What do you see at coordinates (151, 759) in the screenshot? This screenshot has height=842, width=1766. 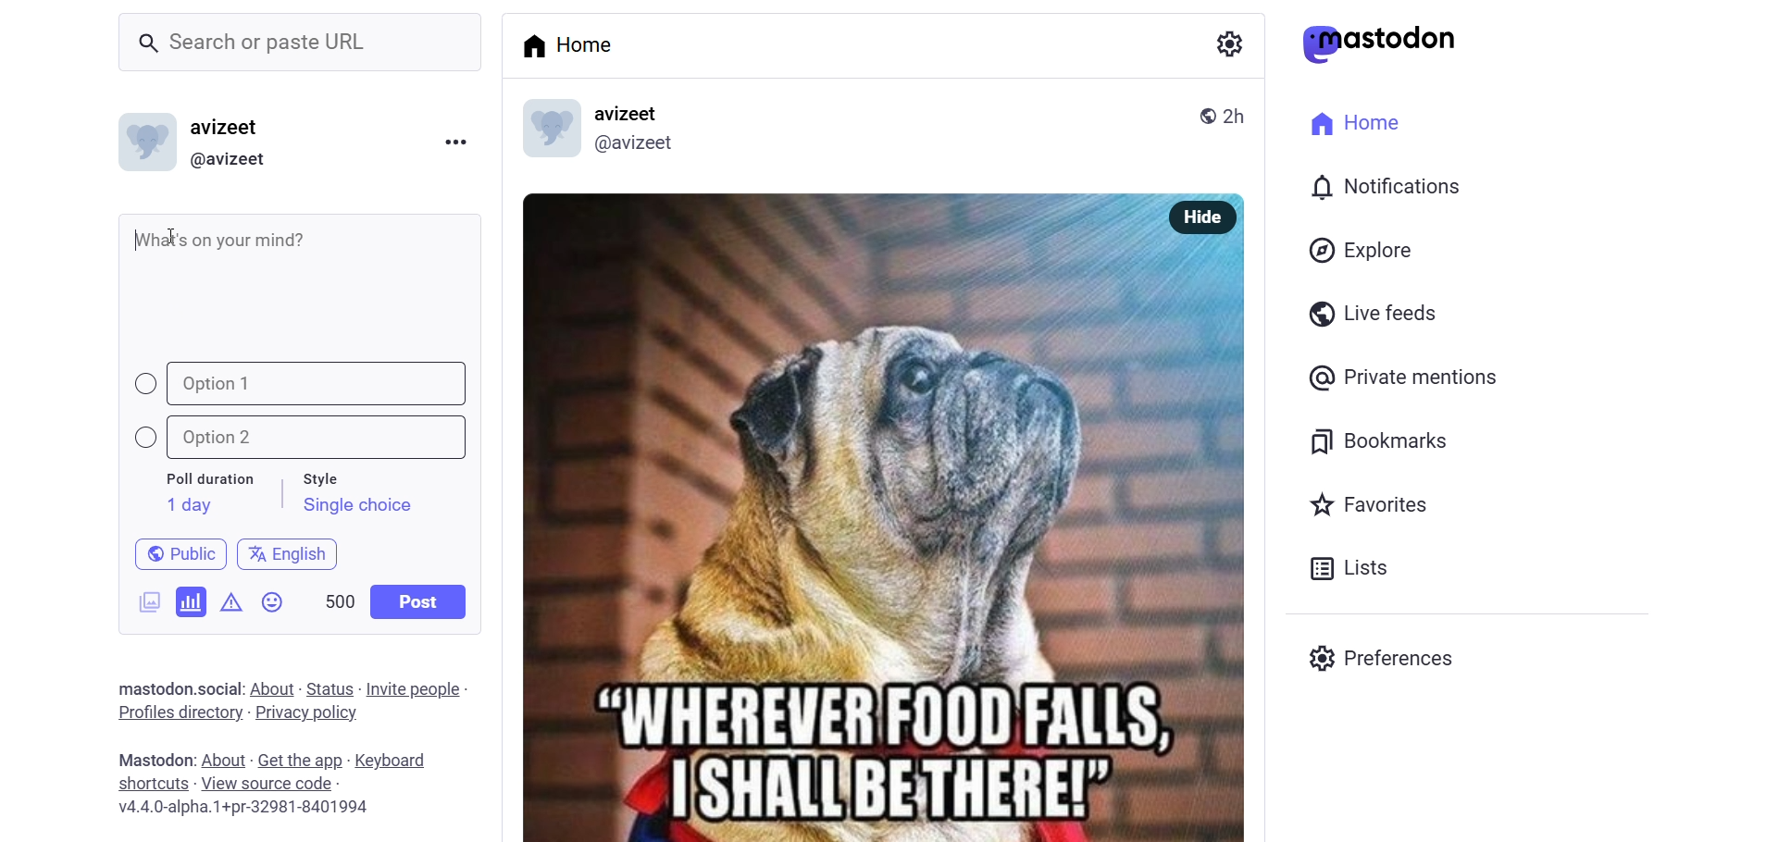 I see `mastodon` at bounding box center [151, 759].